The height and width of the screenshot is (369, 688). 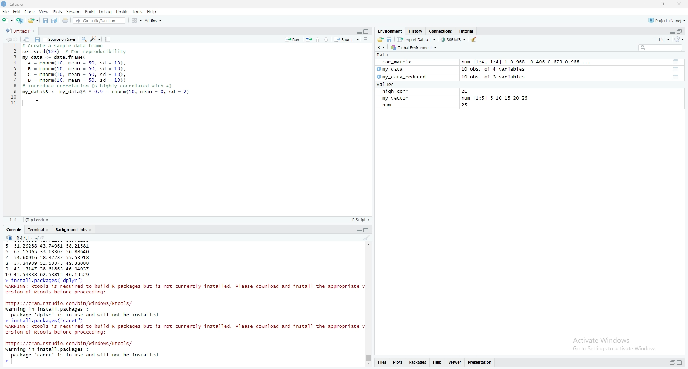 What do you see at coordinates (25, 103) in the screenshot?
I see `typing indicator` at bounding box center [25, 103].